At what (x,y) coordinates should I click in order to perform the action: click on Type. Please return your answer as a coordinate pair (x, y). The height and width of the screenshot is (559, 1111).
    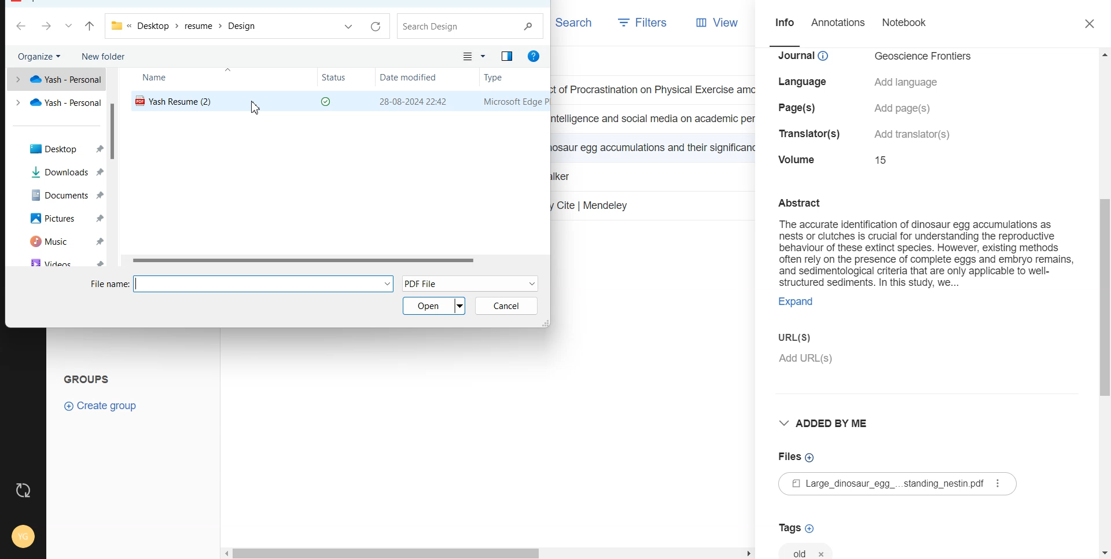
    Looking at the image, I should click on (516, 101).